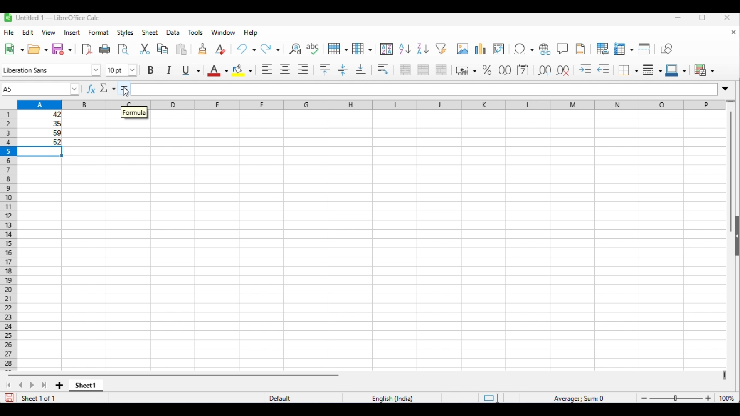 The height and width of the screenshot is (416, 740). I want to click on formula, so click(580, 397).